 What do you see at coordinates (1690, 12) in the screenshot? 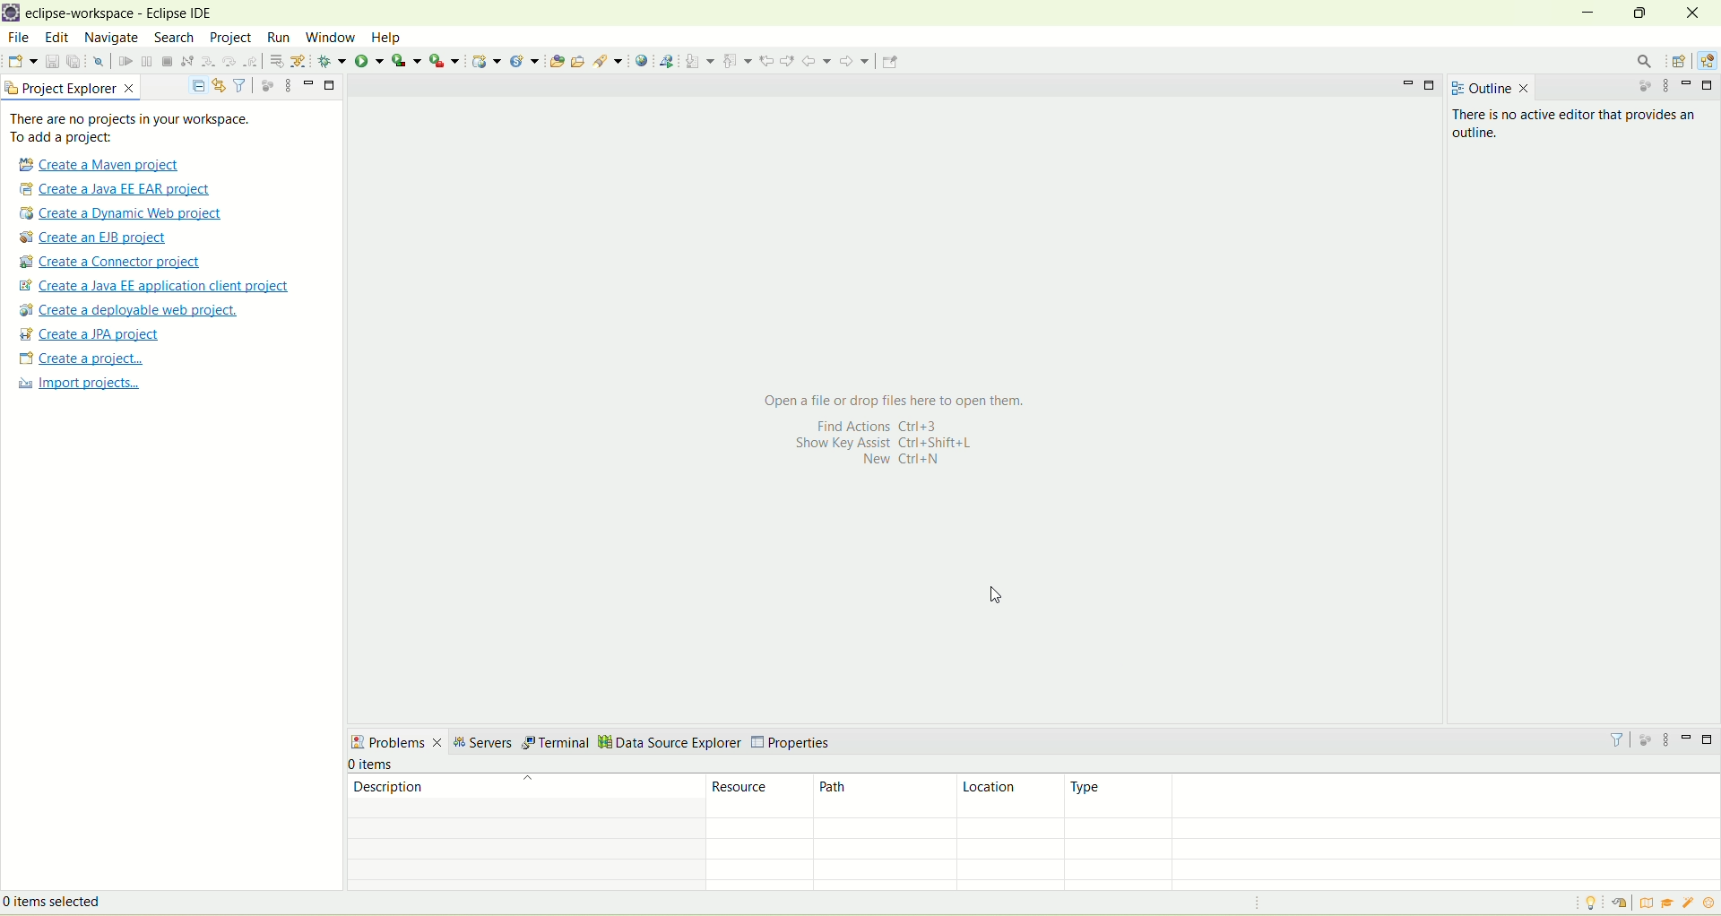
I see `close` at bounding box center [1690, 12].